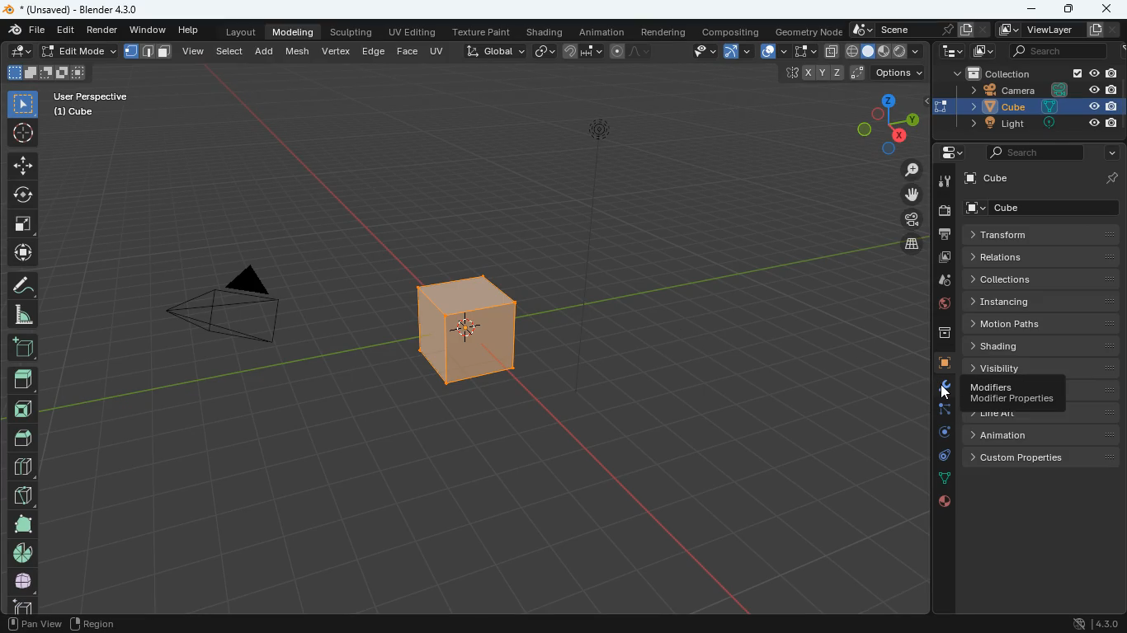 The width and height of the screenshot is (1127, 633). I want to click on diagonal, so click(22, 492).